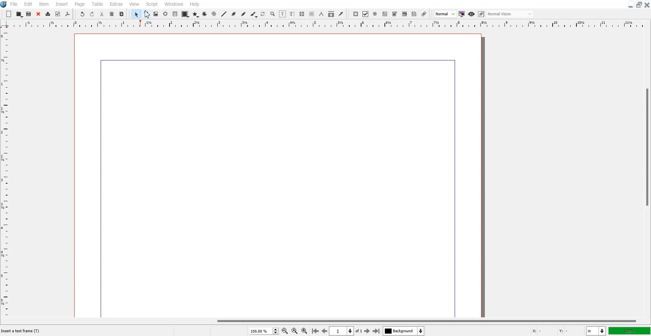  I want to click on Horizontal scroll bar, so click(325, 321).